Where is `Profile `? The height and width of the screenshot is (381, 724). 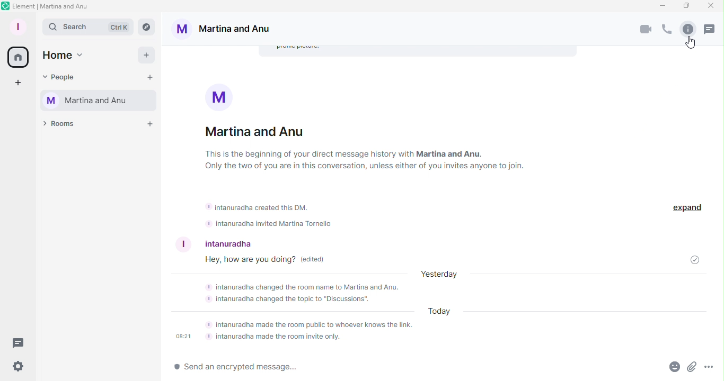 Profile  is located at coordinates (17, 25).